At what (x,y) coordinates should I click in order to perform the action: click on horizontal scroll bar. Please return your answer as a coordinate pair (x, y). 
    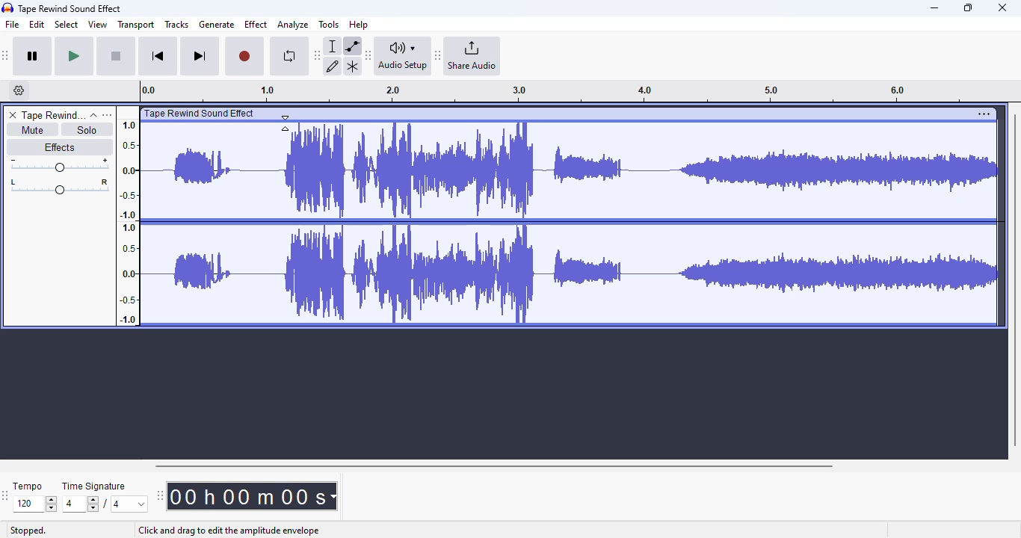
    Looking at the image, I should click on (493, 466).